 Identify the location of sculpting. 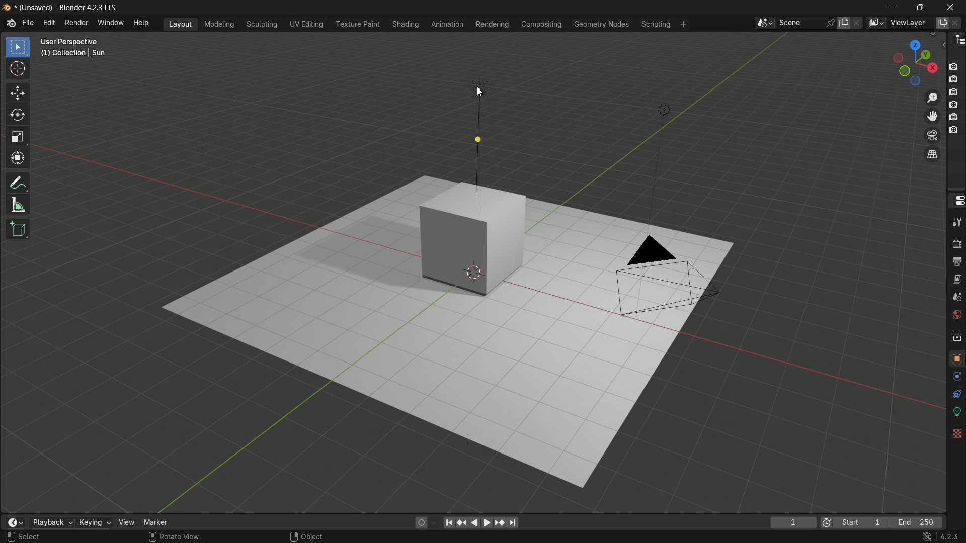
(261, 25).